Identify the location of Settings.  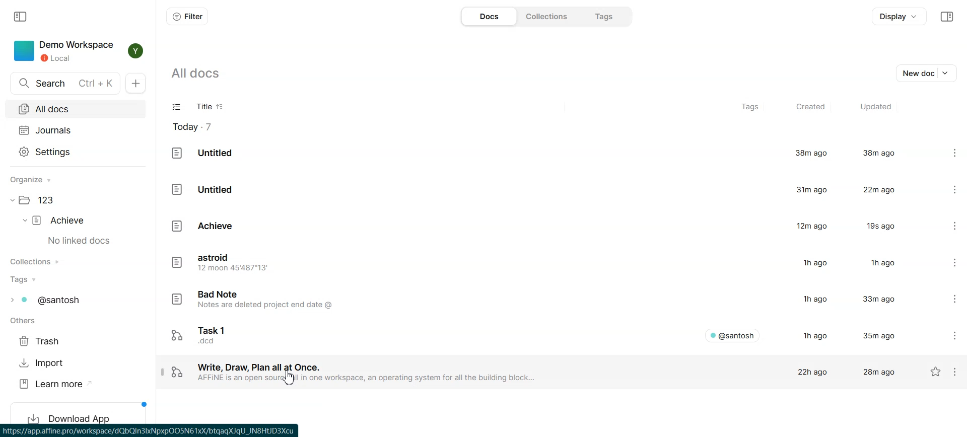
(76, 151).